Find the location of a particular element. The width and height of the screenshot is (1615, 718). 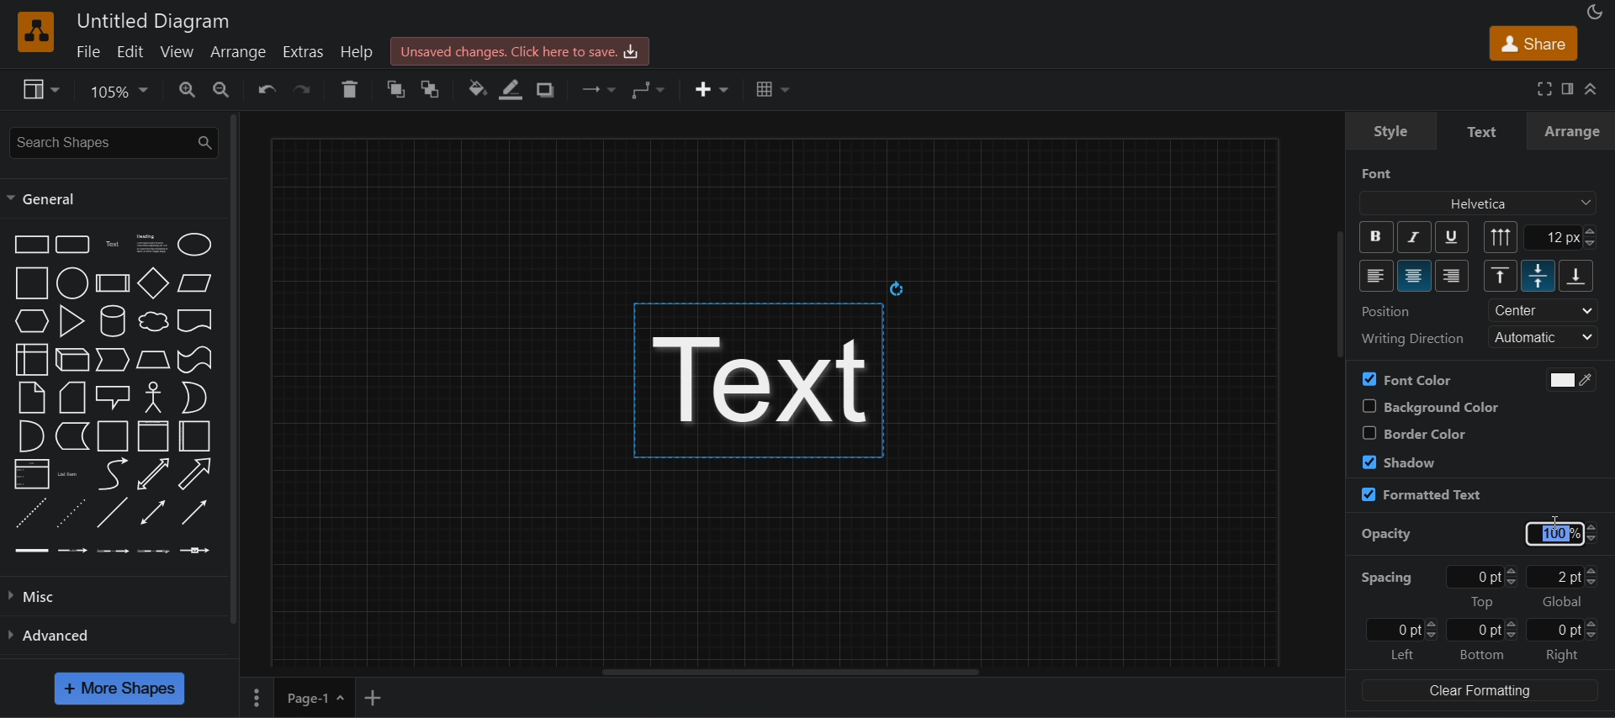

italic is located at coordinates (1412, 237).